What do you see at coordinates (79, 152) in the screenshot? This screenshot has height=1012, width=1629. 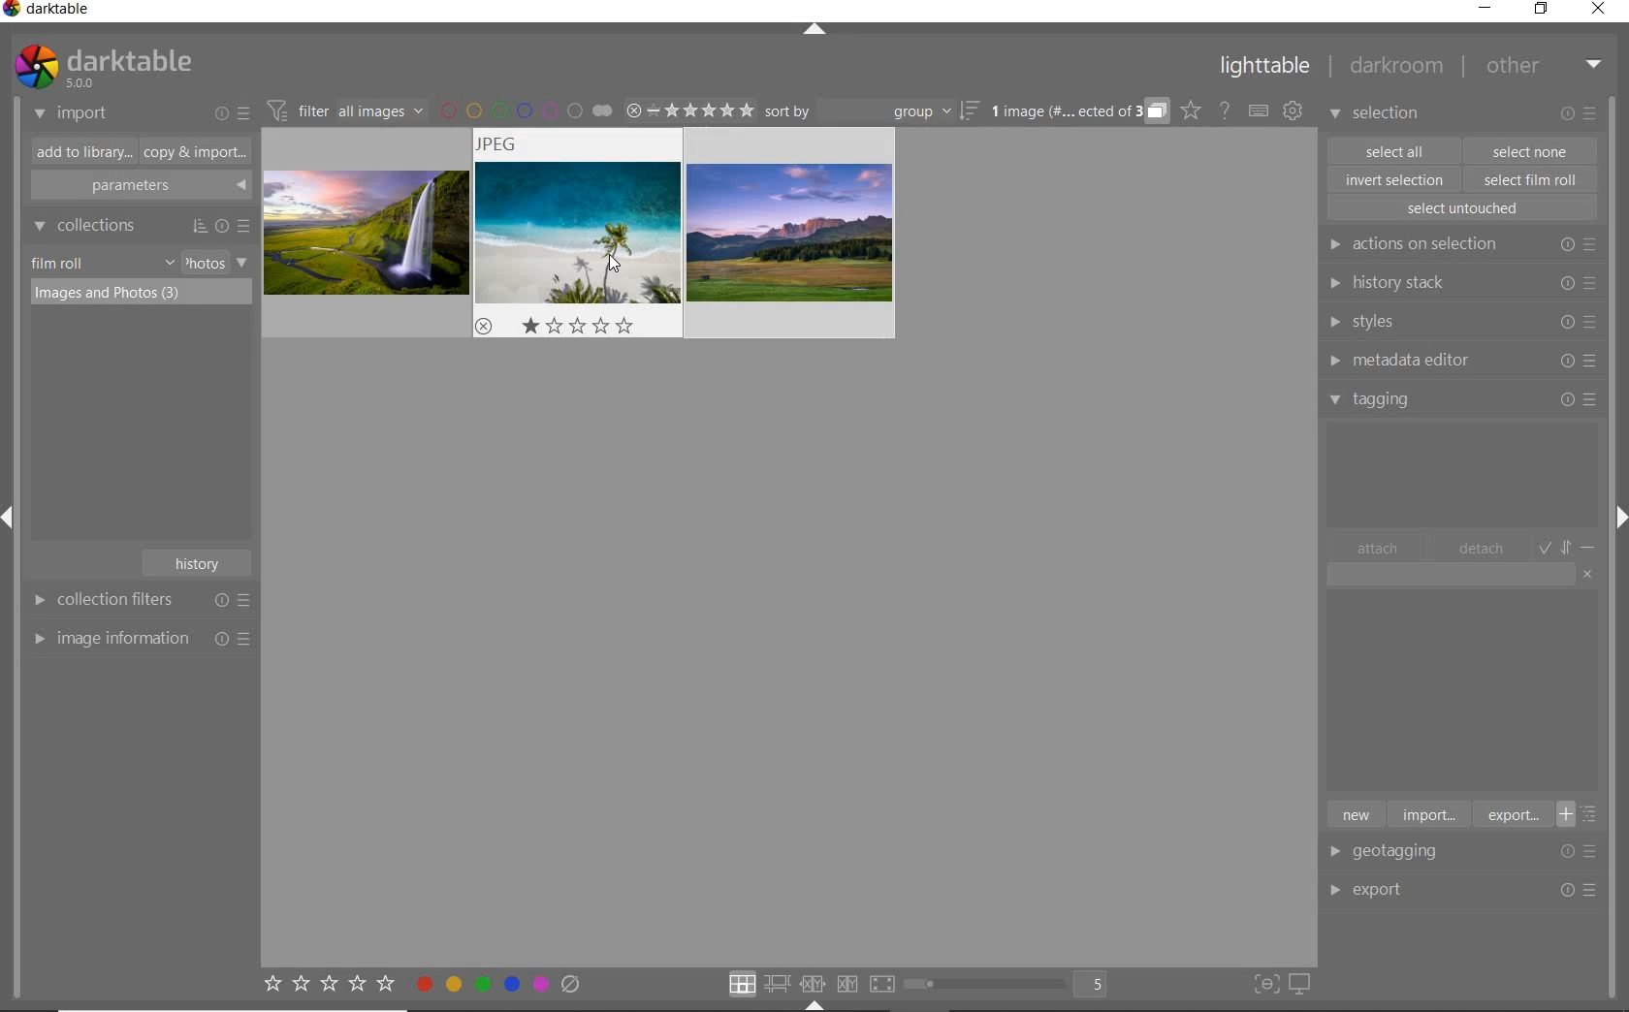 I see `add to library` at bounding box center [79, 152].